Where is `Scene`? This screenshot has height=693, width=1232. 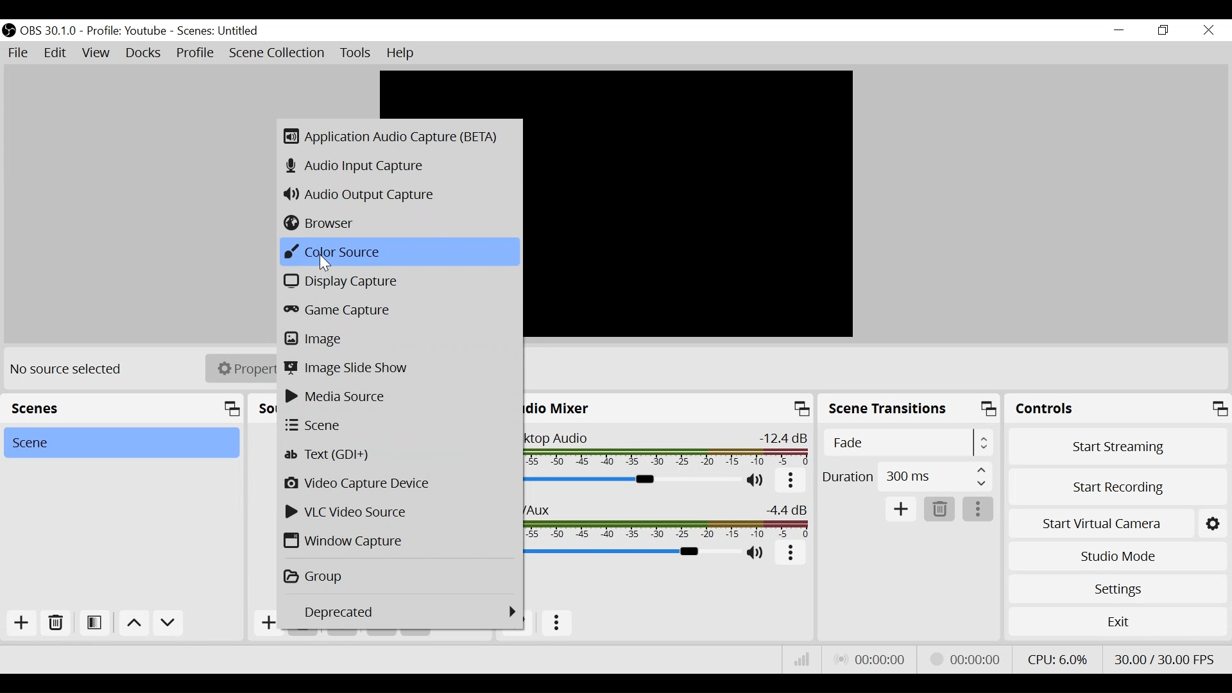
Scene is located at coordinates (120, 443).